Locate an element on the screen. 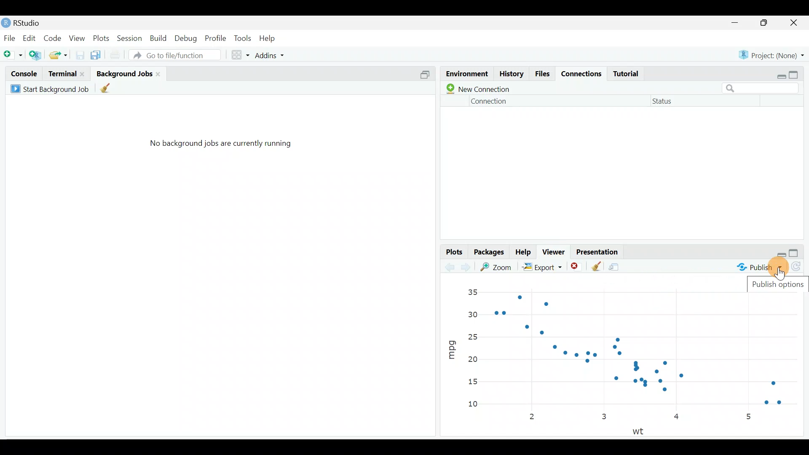  Maximize is located at coordinates (798, 253).